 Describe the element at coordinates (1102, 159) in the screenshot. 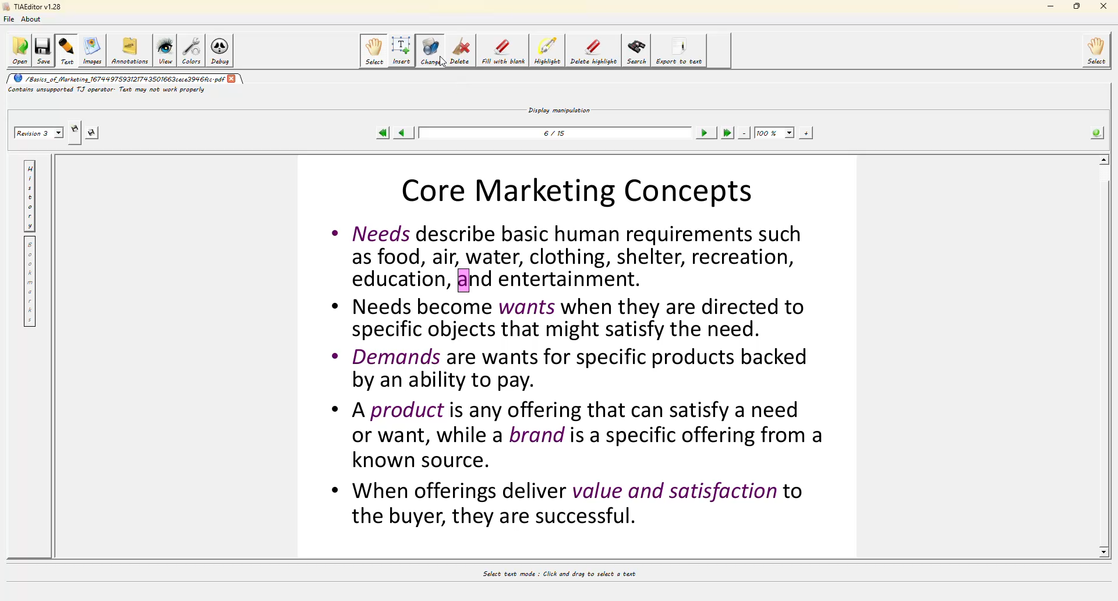

I see `scroll up` at that location.